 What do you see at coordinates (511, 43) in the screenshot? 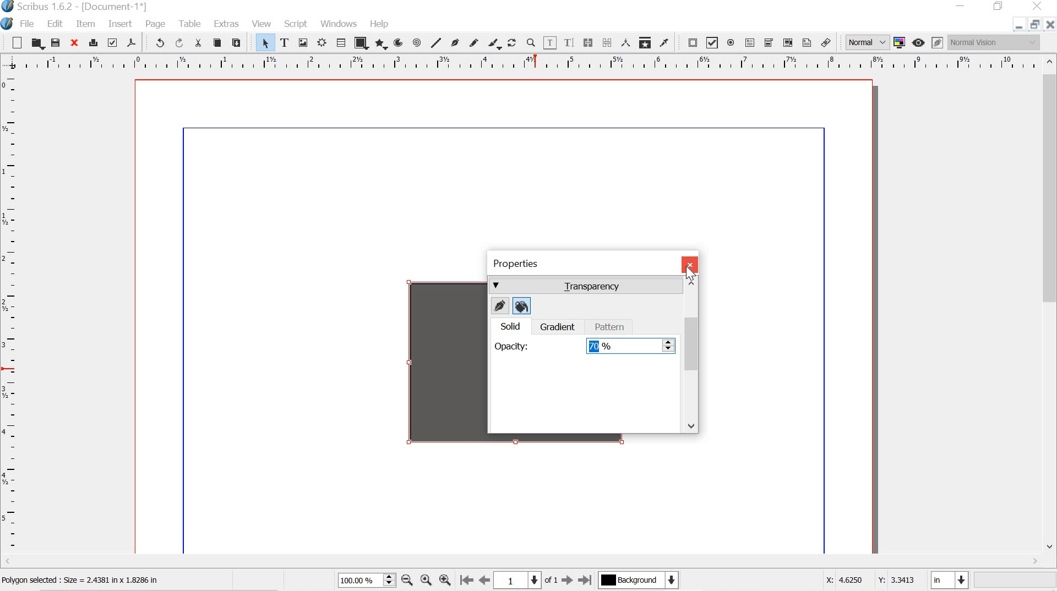
I see `rotate item` at bounding box center [511, 43].